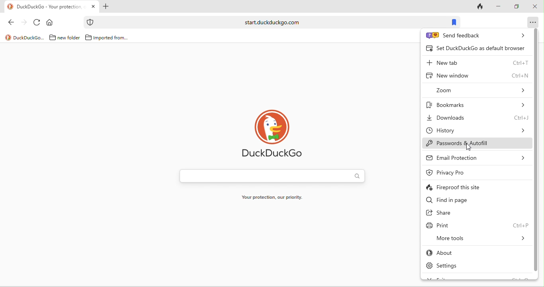 The width and height of the screenshot is (544, 287). What do you see at coordinates (475, 132) in the screenshot?
I see `history` at bounding box center [475, 132].